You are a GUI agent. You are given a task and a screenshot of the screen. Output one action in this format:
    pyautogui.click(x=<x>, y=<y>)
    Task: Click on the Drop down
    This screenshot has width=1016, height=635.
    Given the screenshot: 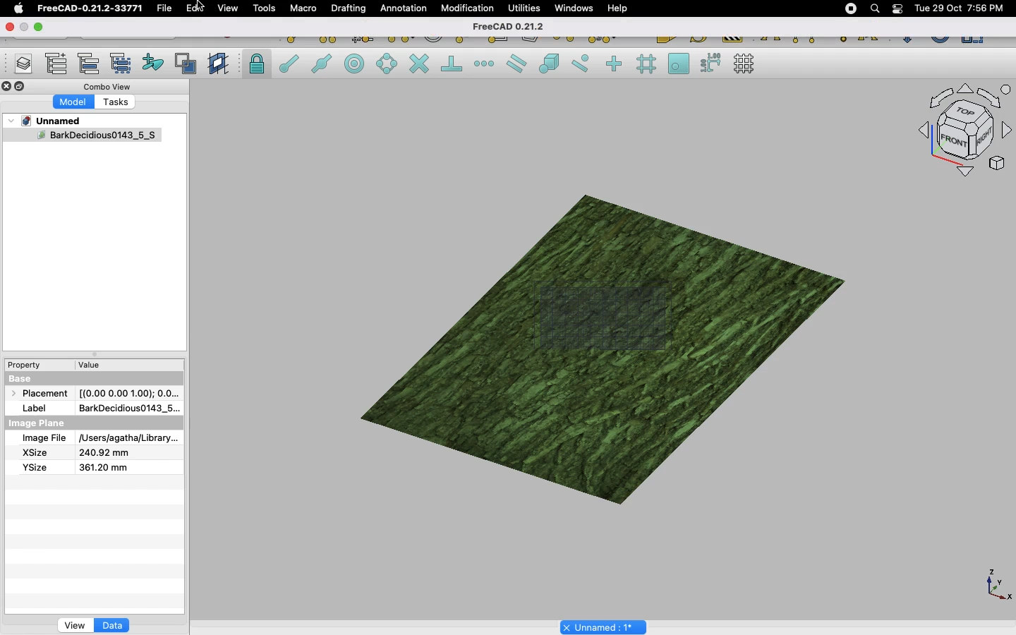 What is the action you would take?
    pyautogui.click(x=12, y=121)
    